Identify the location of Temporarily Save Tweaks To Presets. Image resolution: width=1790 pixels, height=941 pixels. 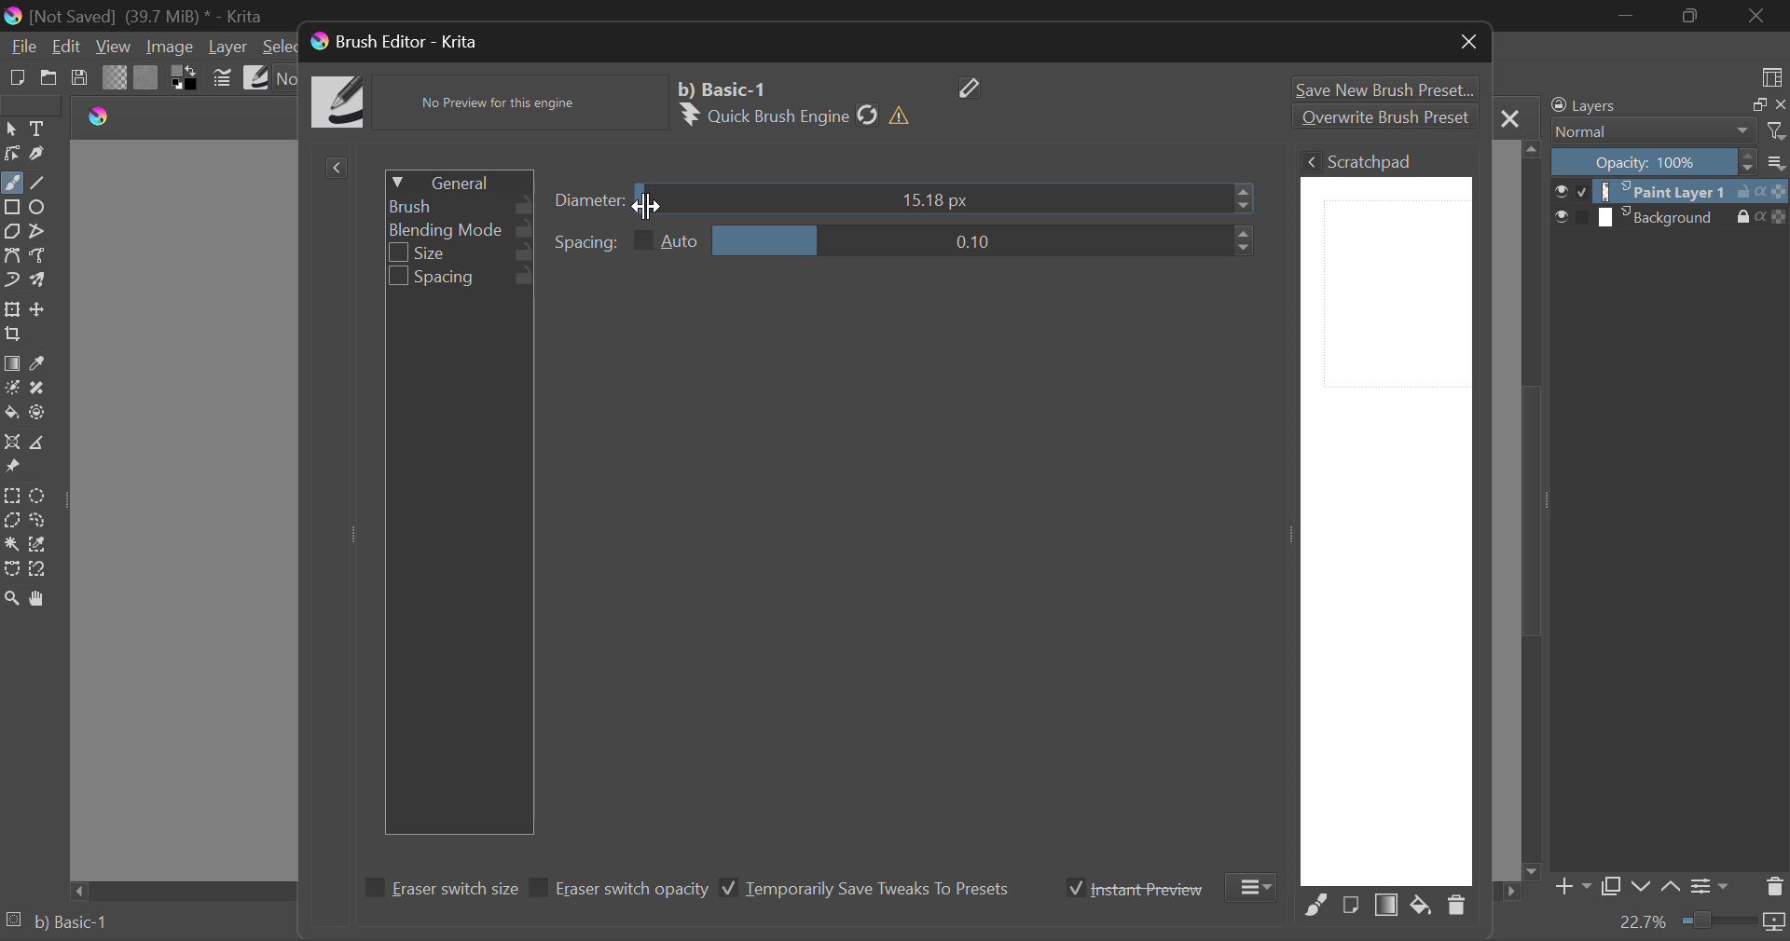
(865, 889).